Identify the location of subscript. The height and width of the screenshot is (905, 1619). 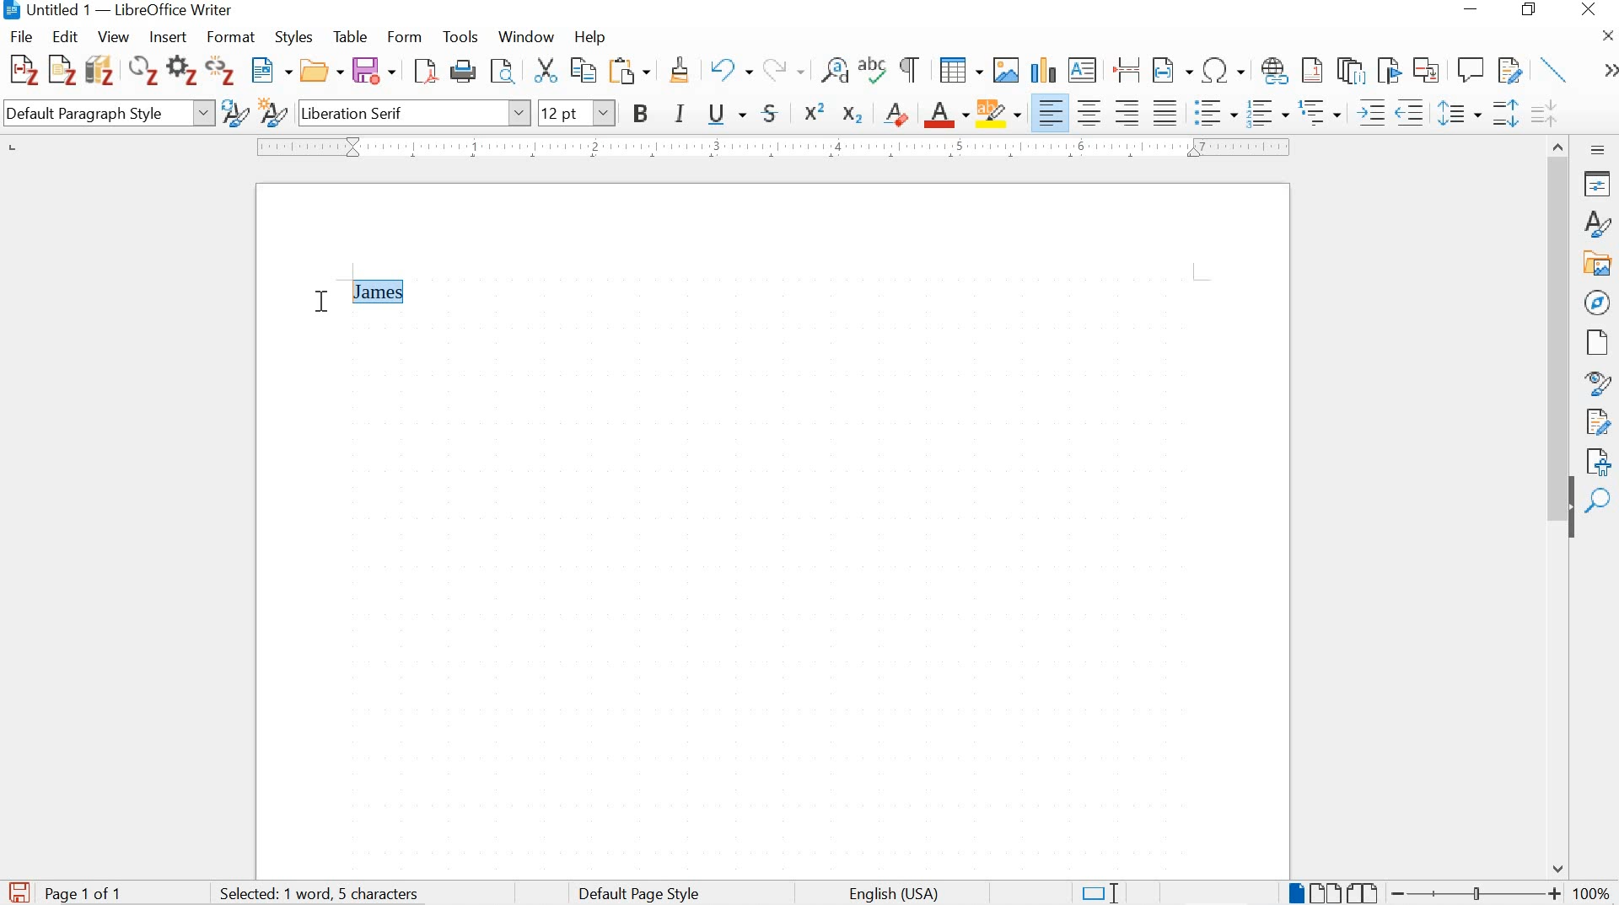
(851, 115).